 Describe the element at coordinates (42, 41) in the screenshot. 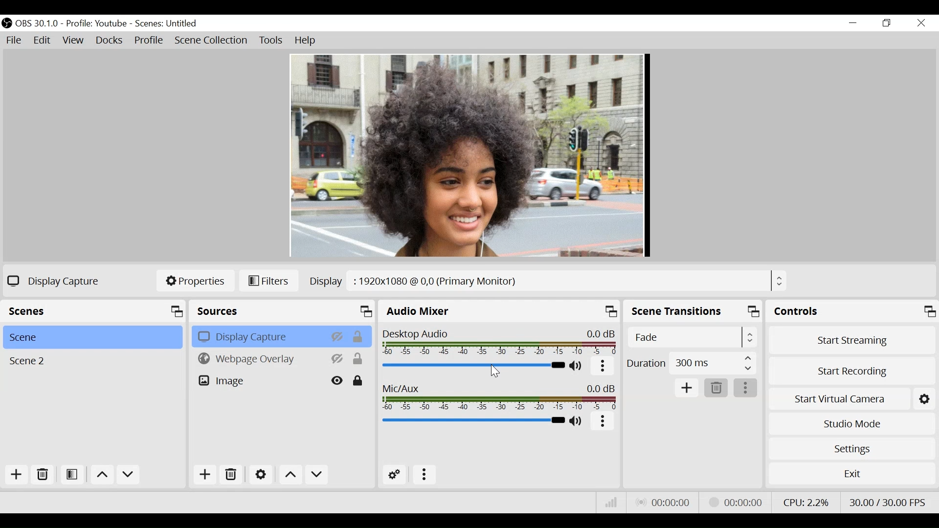

I see `Edit` at that location.